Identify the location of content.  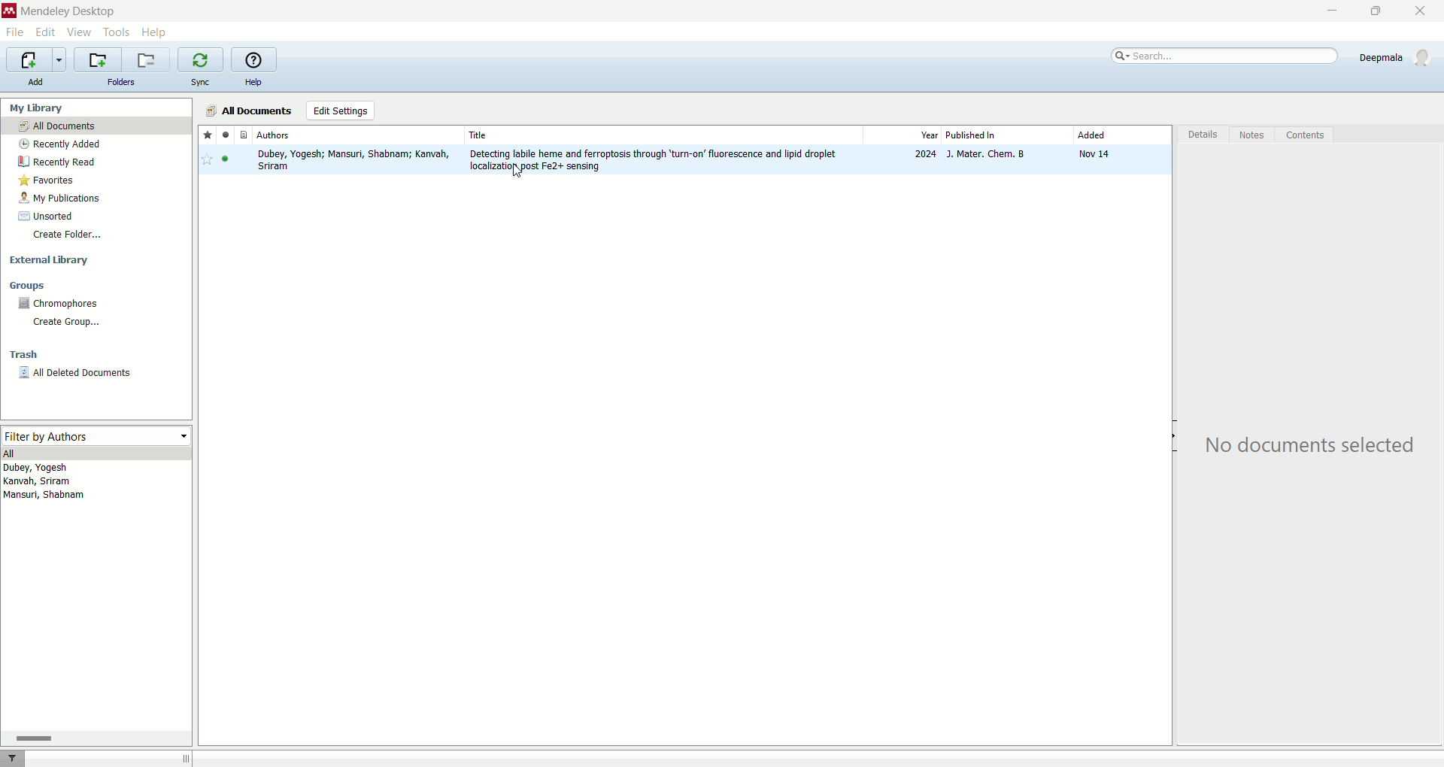
(1306, 137).